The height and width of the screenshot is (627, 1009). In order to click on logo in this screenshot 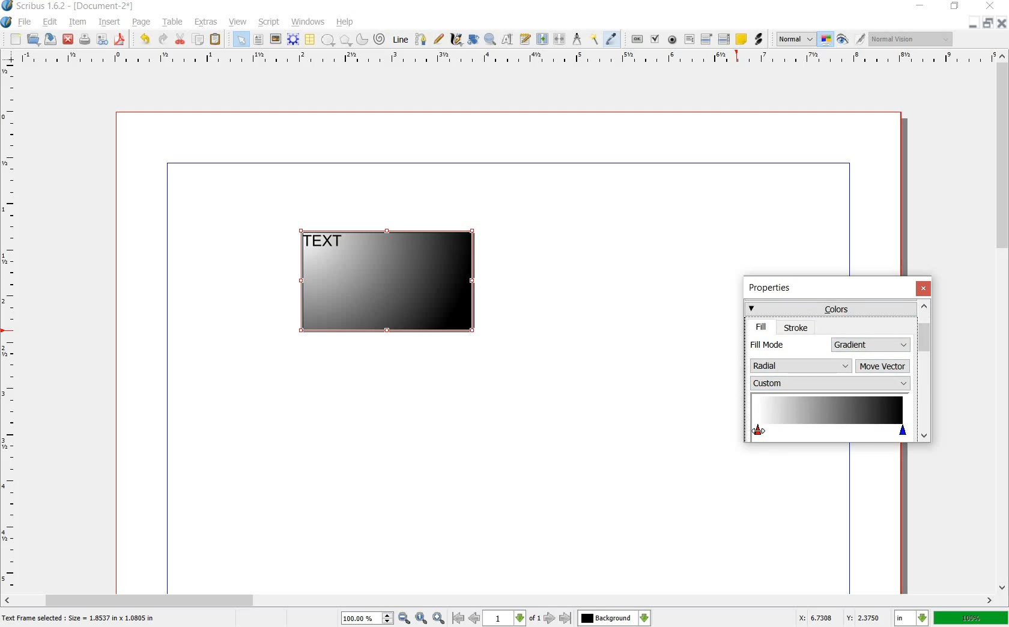, I will do `click(8, 7)`.